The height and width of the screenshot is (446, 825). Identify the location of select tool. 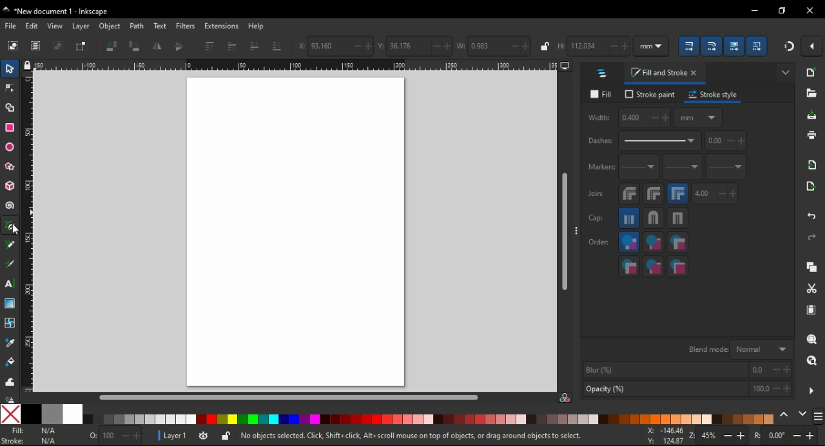
(10, 68).